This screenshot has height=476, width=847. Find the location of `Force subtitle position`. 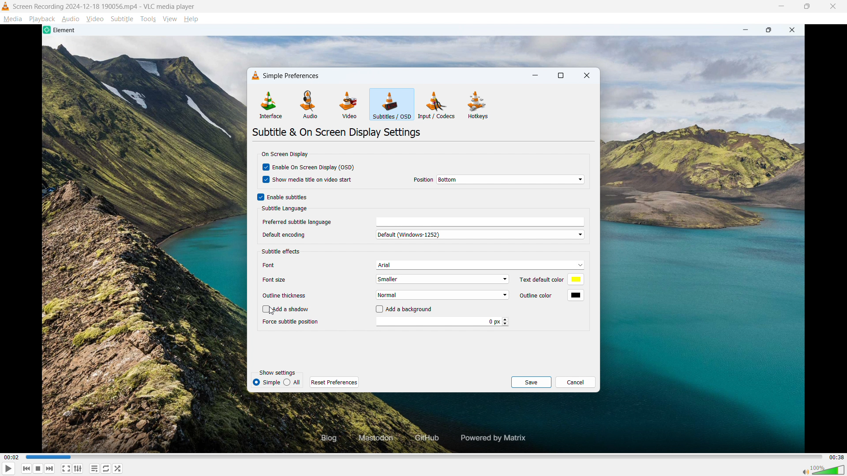

Force subtitle position is located at coordinates (292, 322).